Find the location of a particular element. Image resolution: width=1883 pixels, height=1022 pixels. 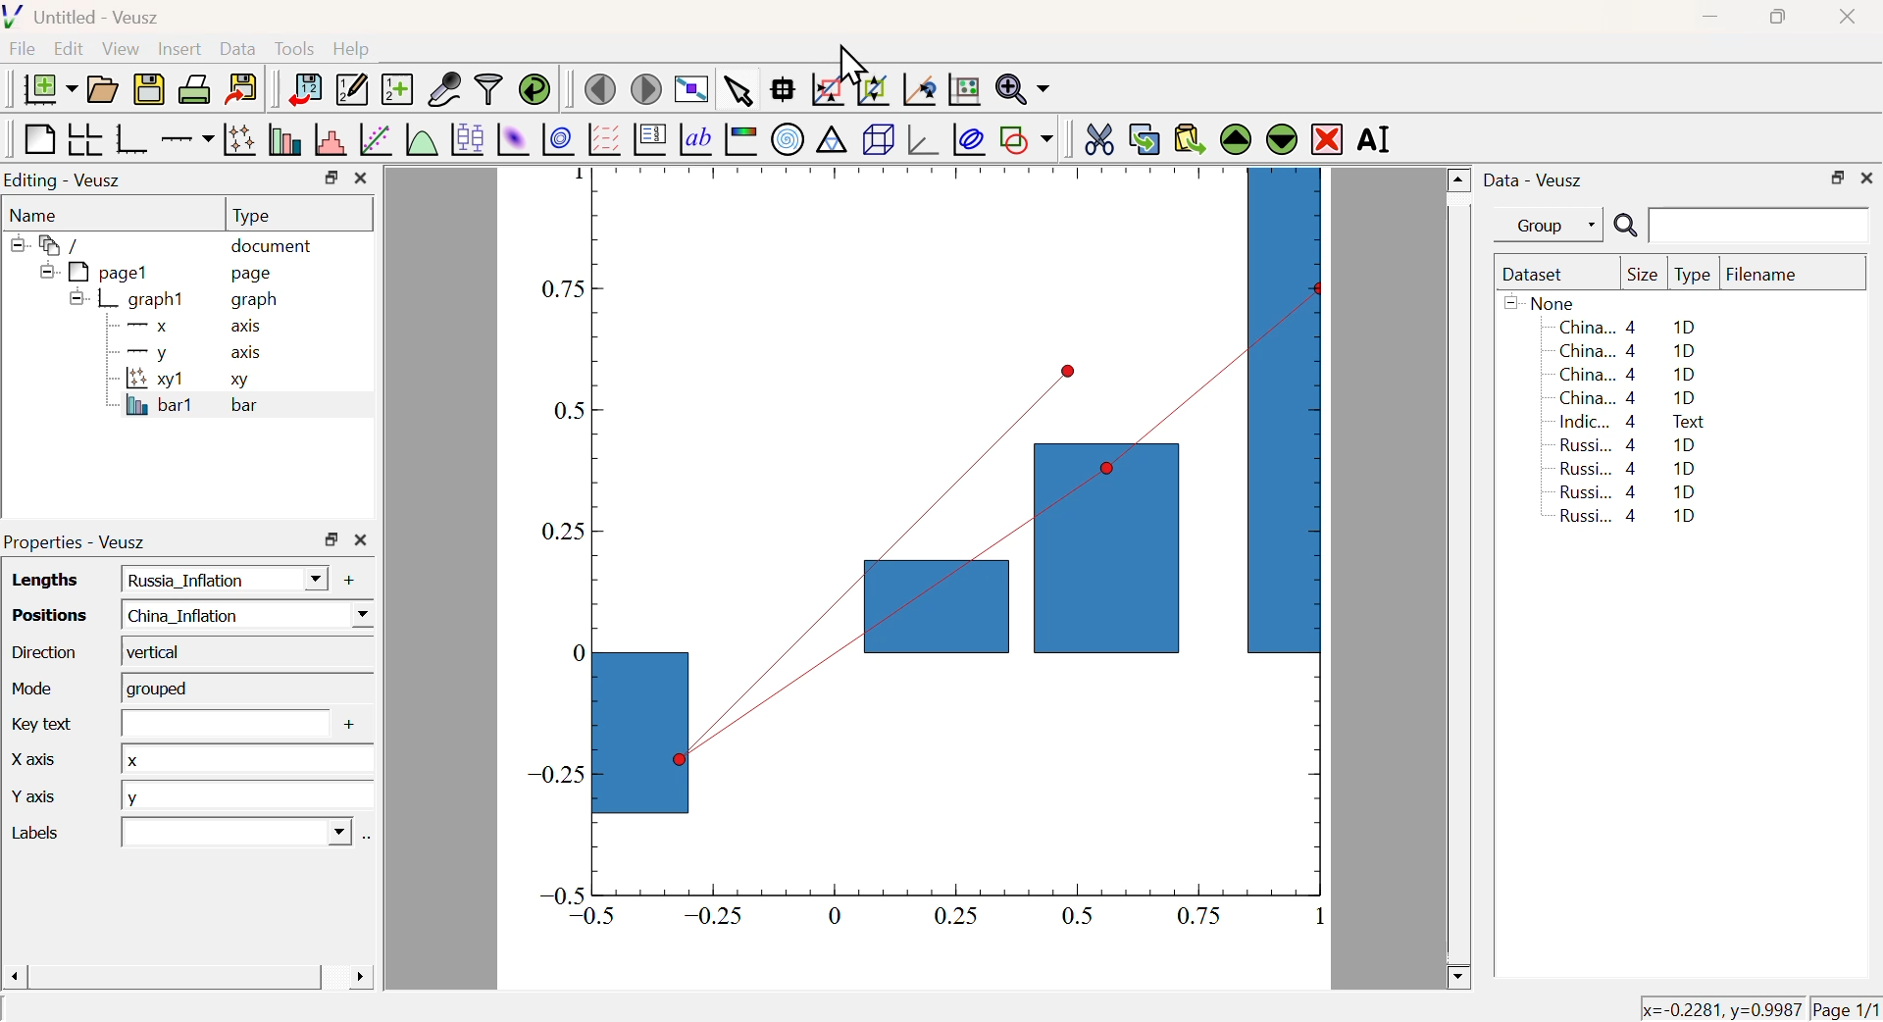

Data - Veusz is located at coordinates (1537, 181).